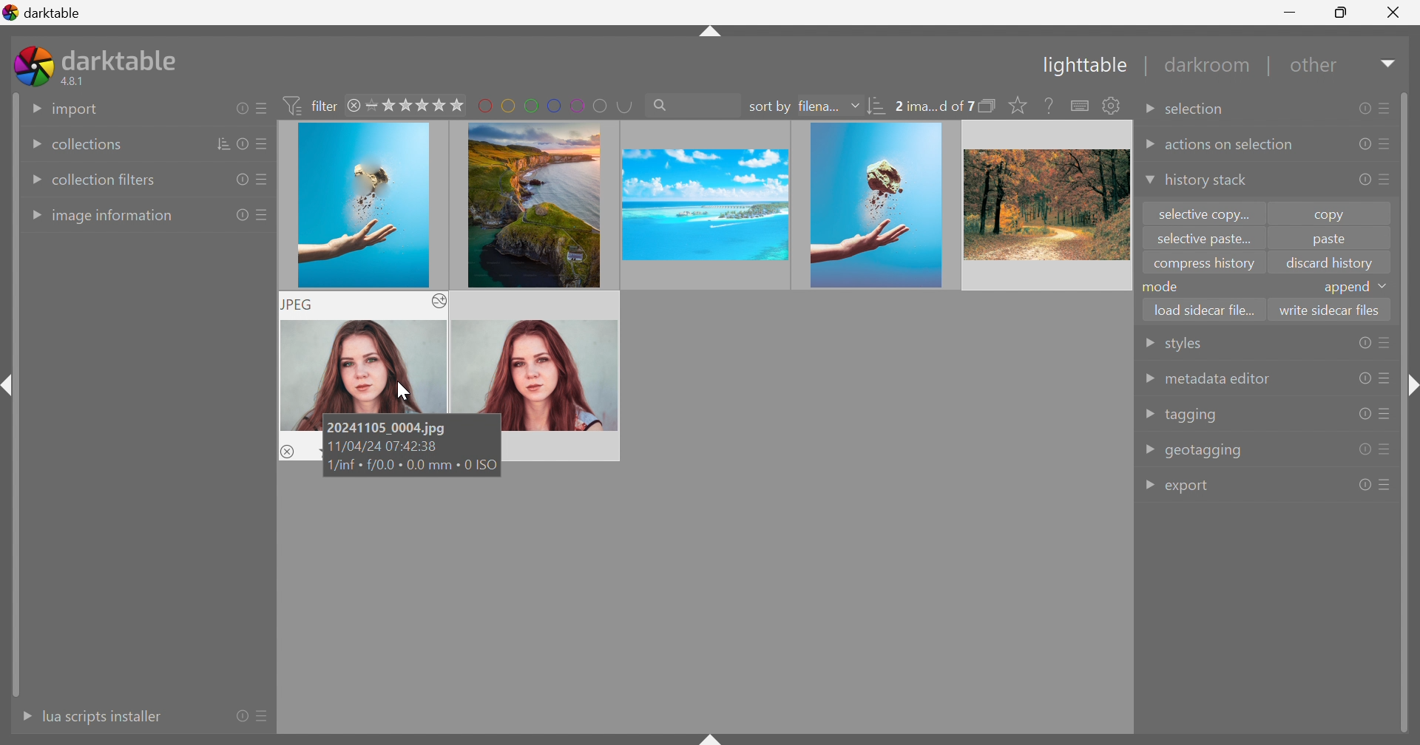 This screenshot has width=1420, height=745. I want to click on presets, so click(1387, 448).